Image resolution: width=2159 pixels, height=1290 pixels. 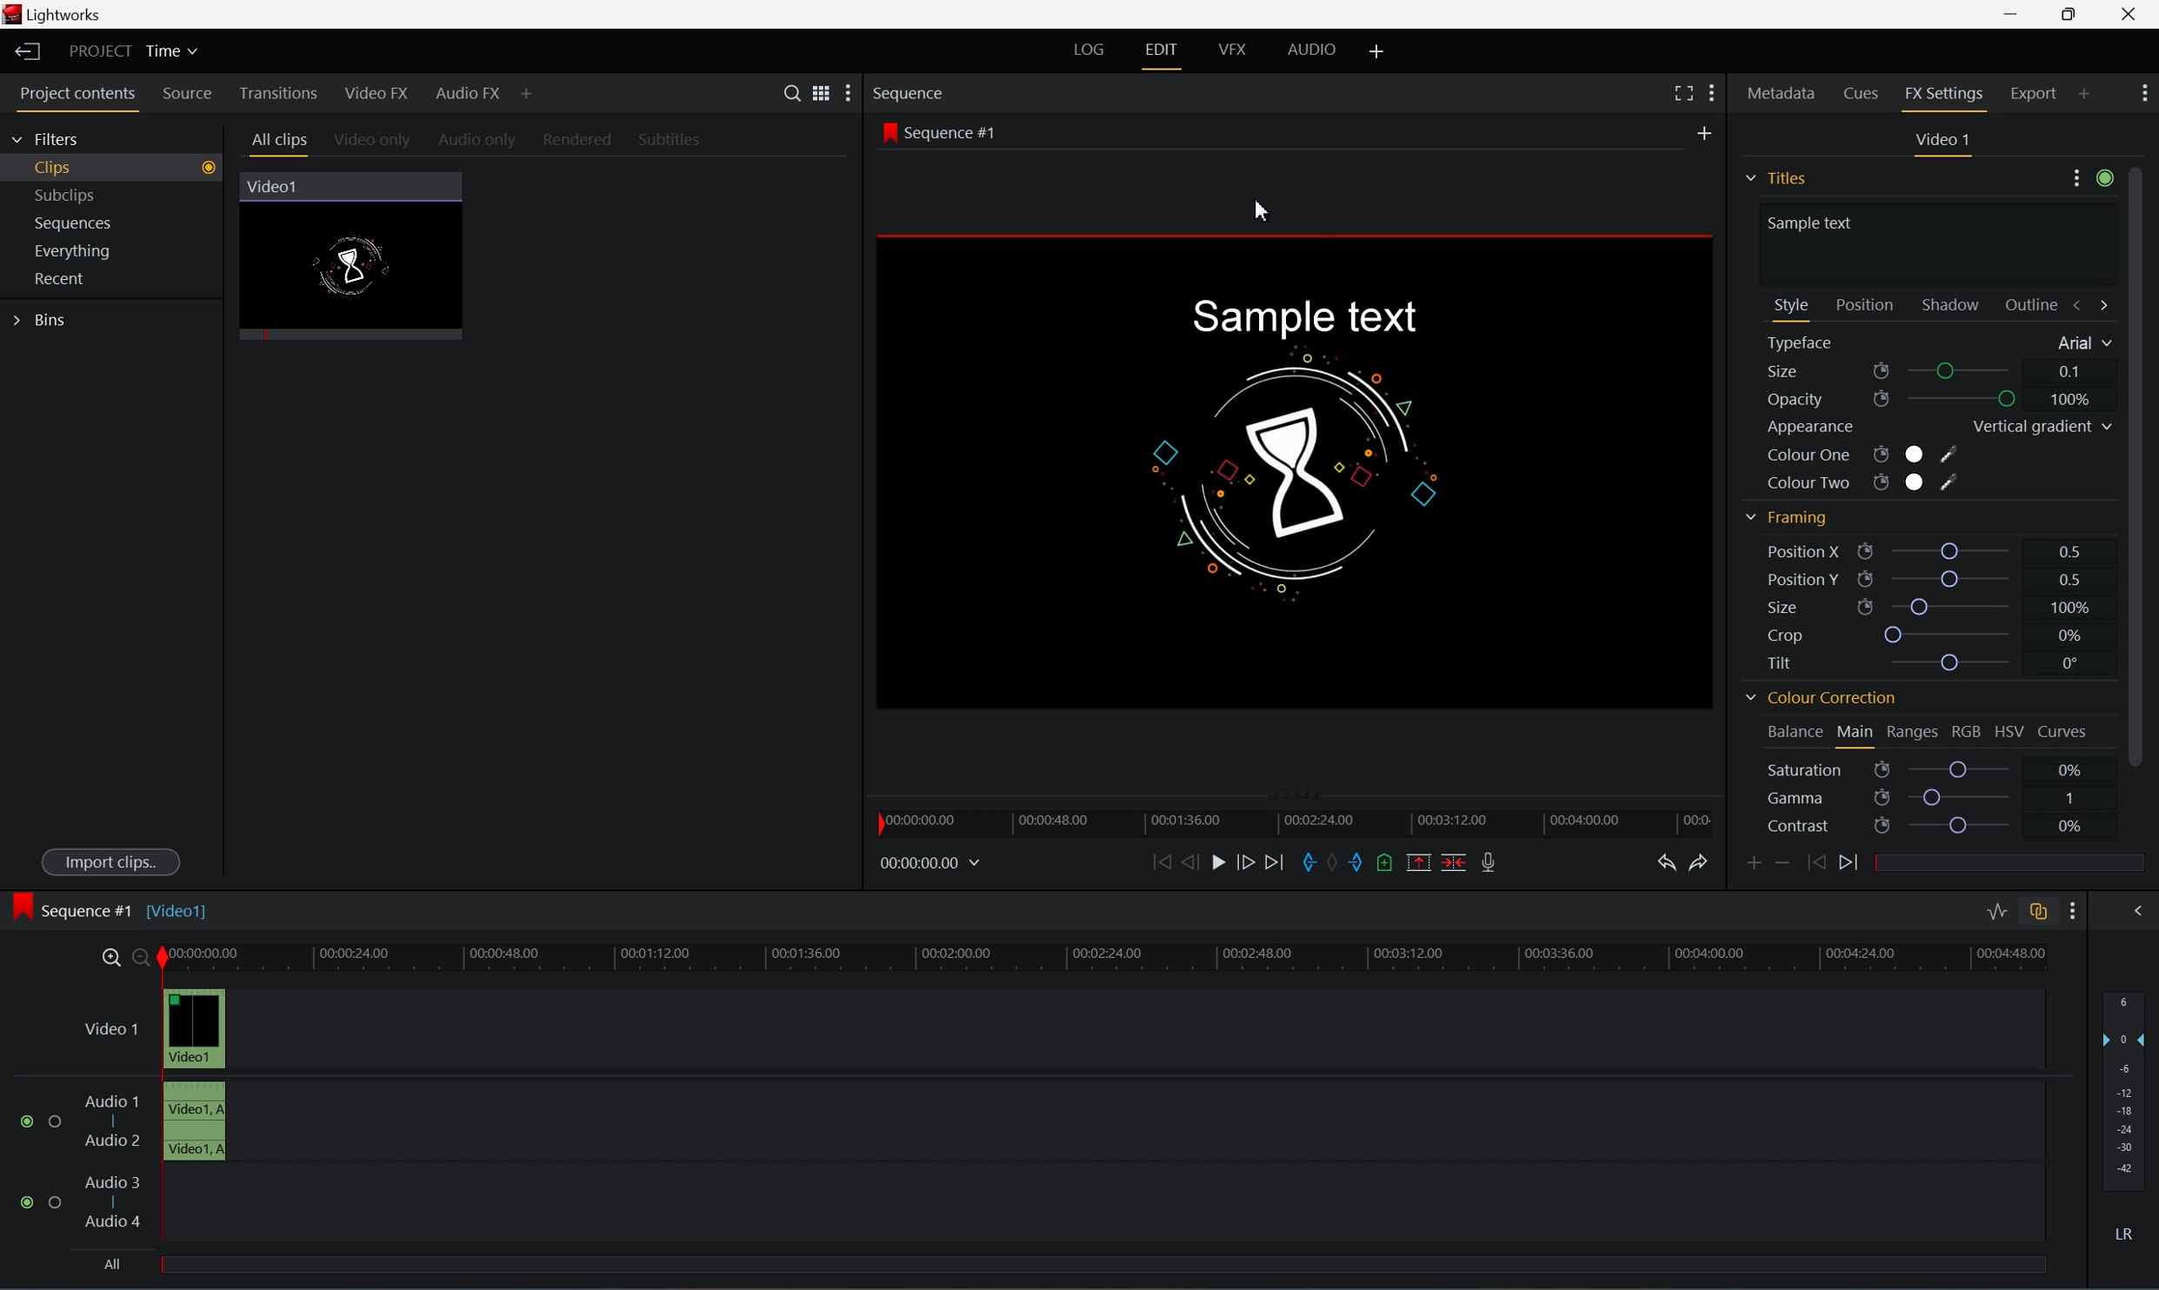 What do you see at coordinates (2071, 400) in the screenshot?
I see `100%` at bounding box center [2071, 400].